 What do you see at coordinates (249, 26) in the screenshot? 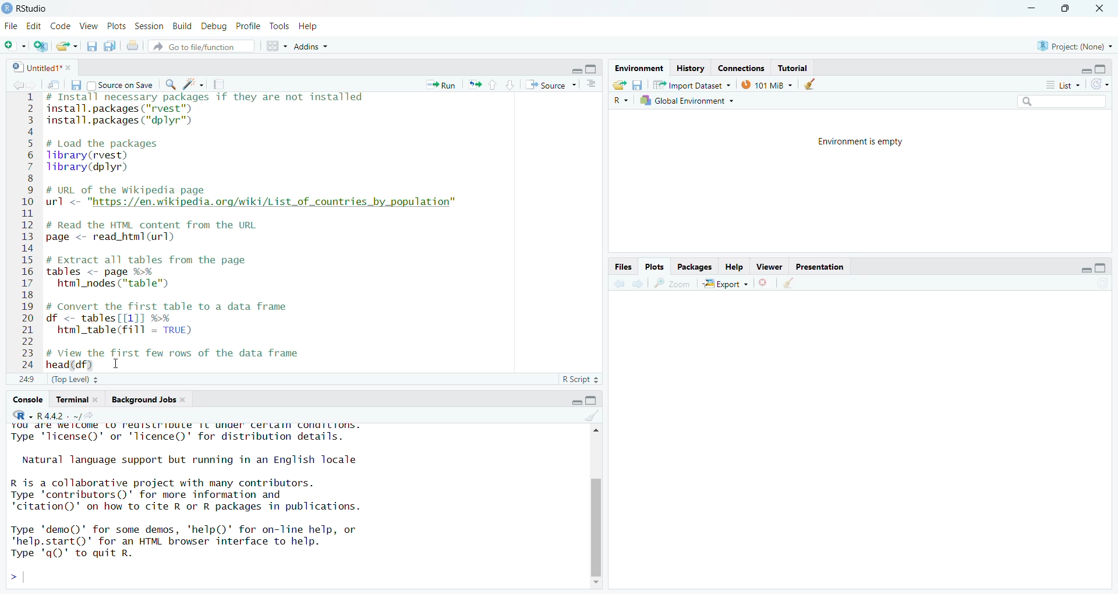
I see `Profile` at bounding box center [249, 26].